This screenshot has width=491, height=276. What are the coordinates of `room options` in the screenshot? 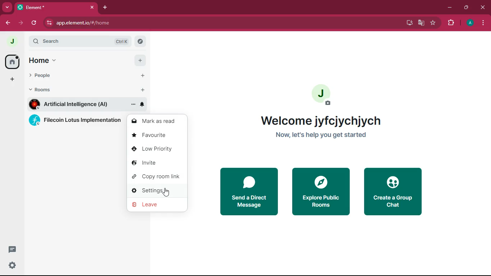 It's located at (132, 106).